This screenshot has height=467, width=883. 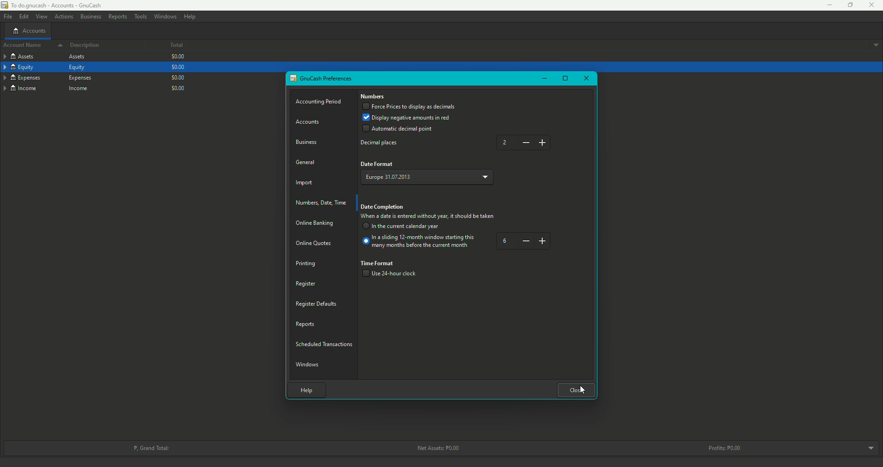 What do you see at coordinates (408, 117) in the screenshot?
I see `Display negative amounts in red` at bounding box center [408, 117].